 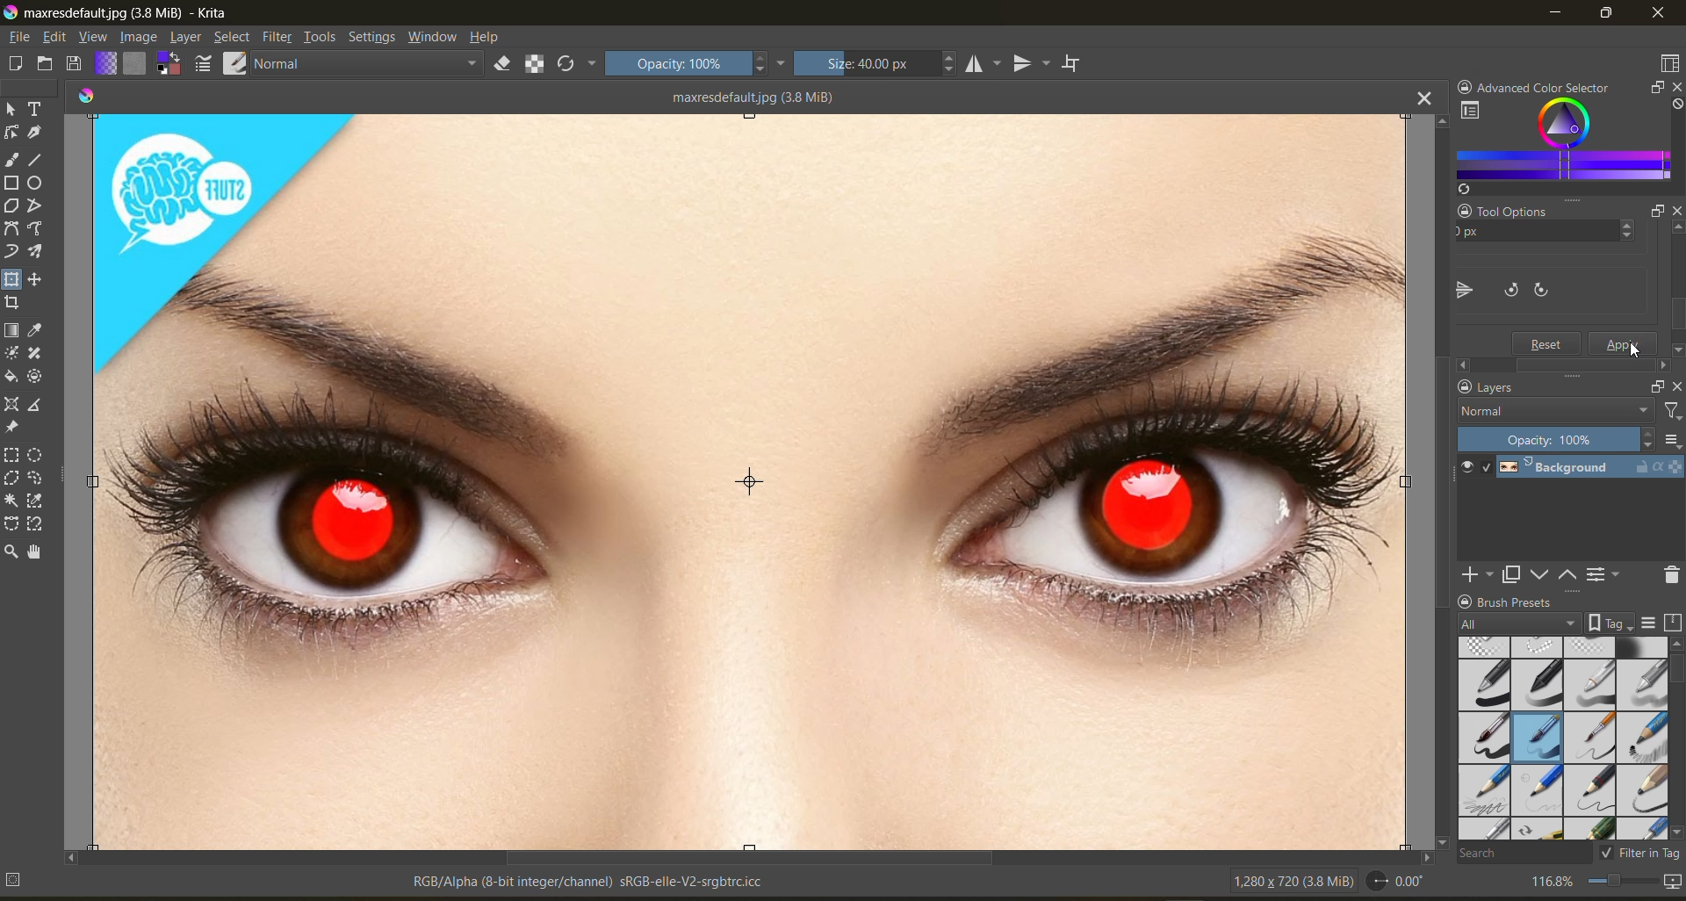 What do you see at coordinates (108, 62) in the screenshot?
I see `fill gradients` at bounding box center [108, 62].